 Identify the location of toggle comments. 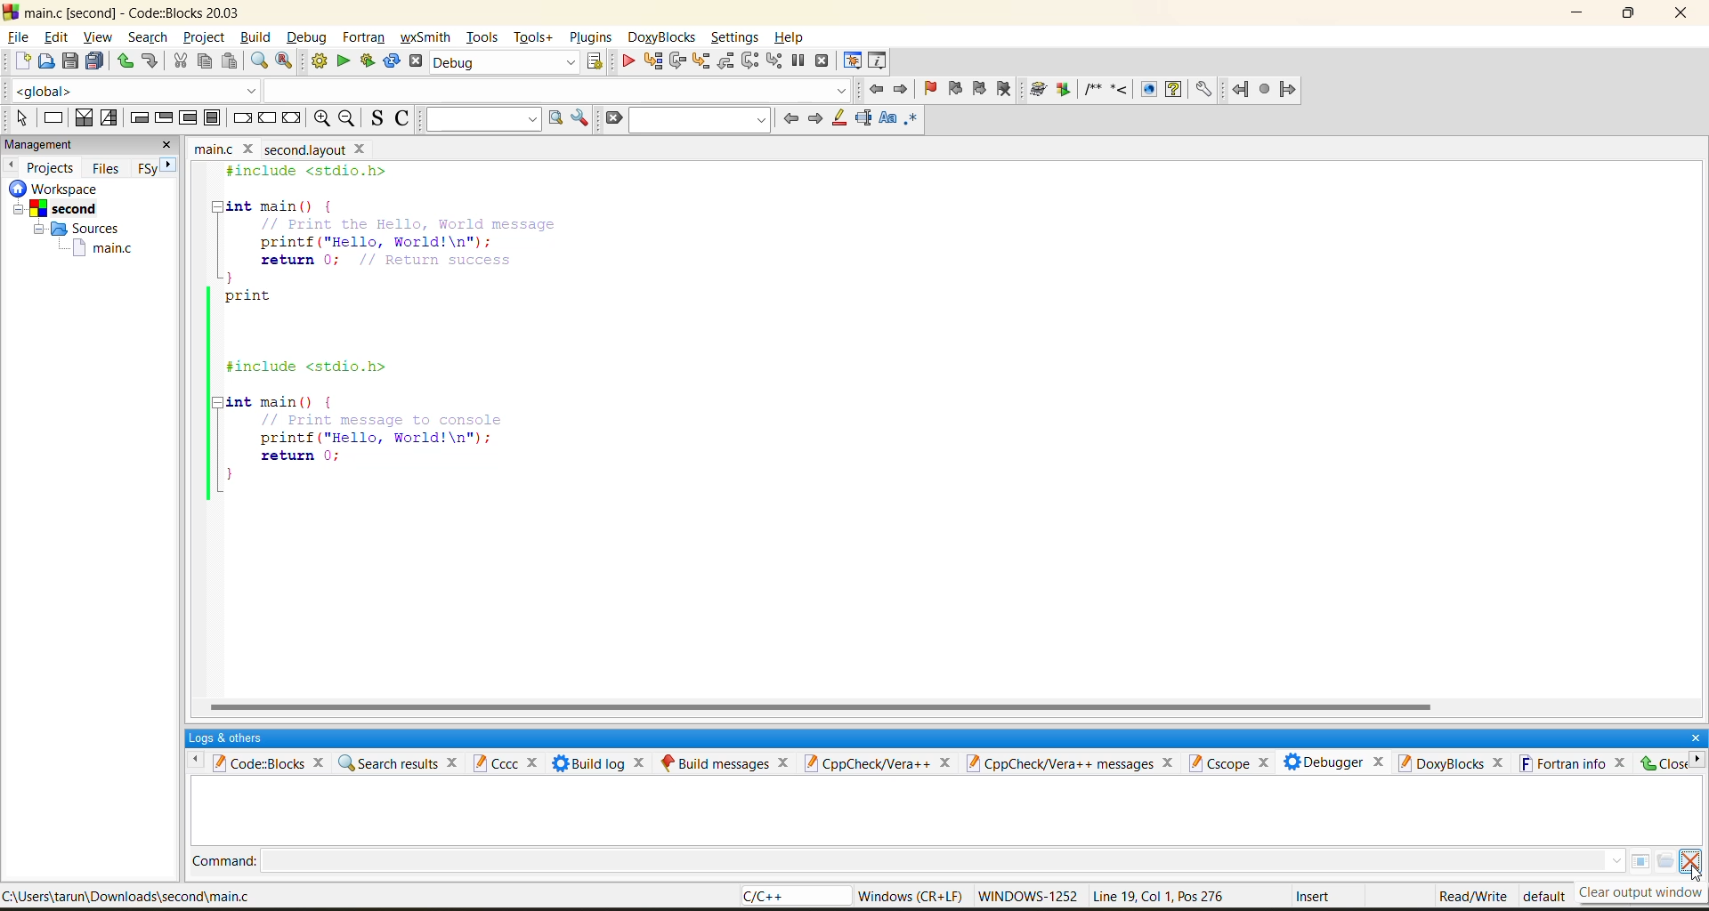
(403, 120).